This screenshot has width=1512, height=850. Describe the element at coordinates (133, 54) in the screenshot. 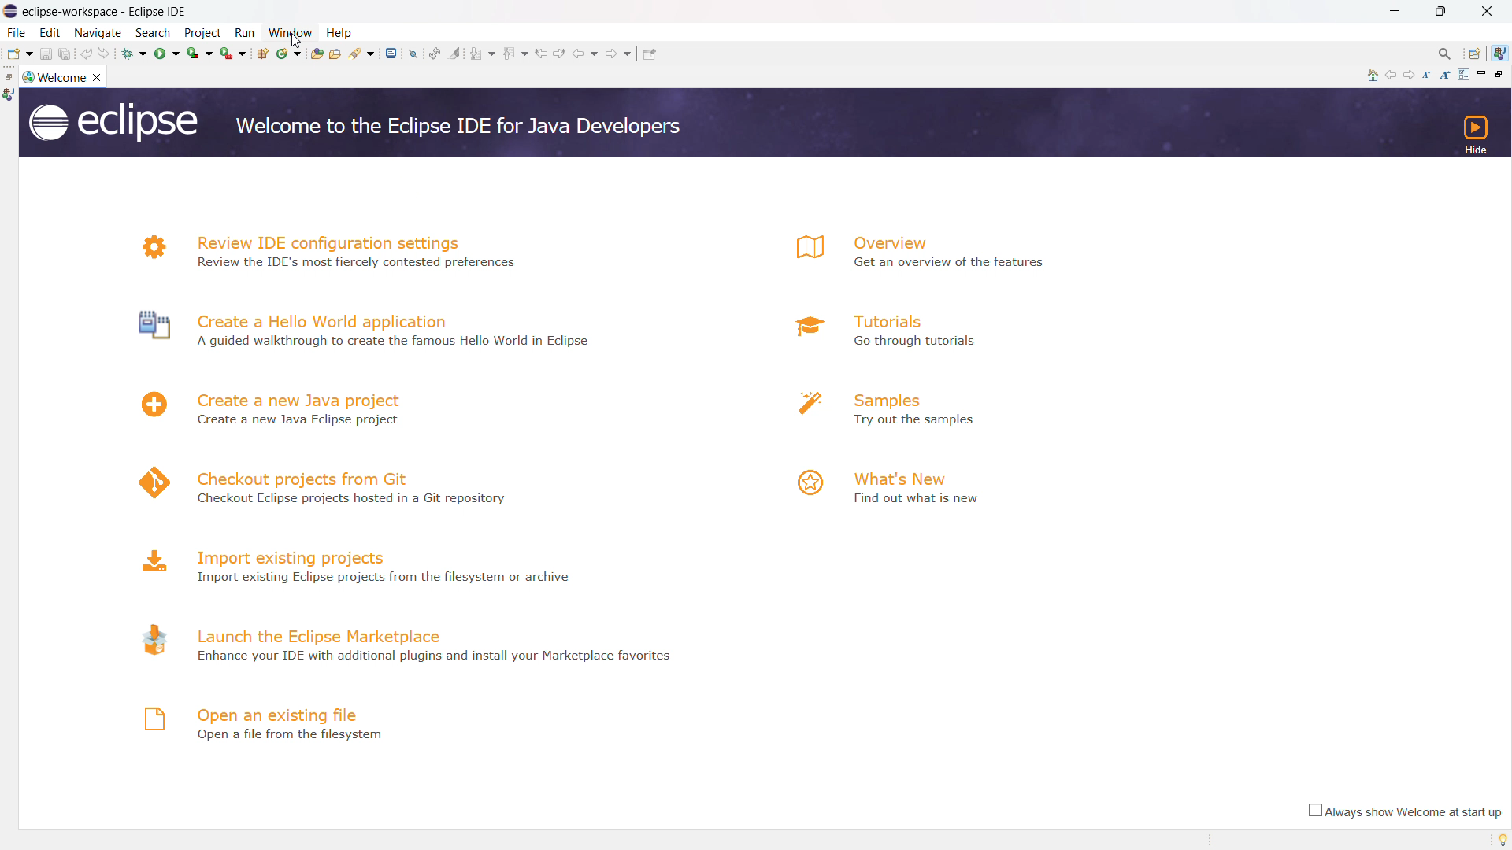

I see `debug` at that location.